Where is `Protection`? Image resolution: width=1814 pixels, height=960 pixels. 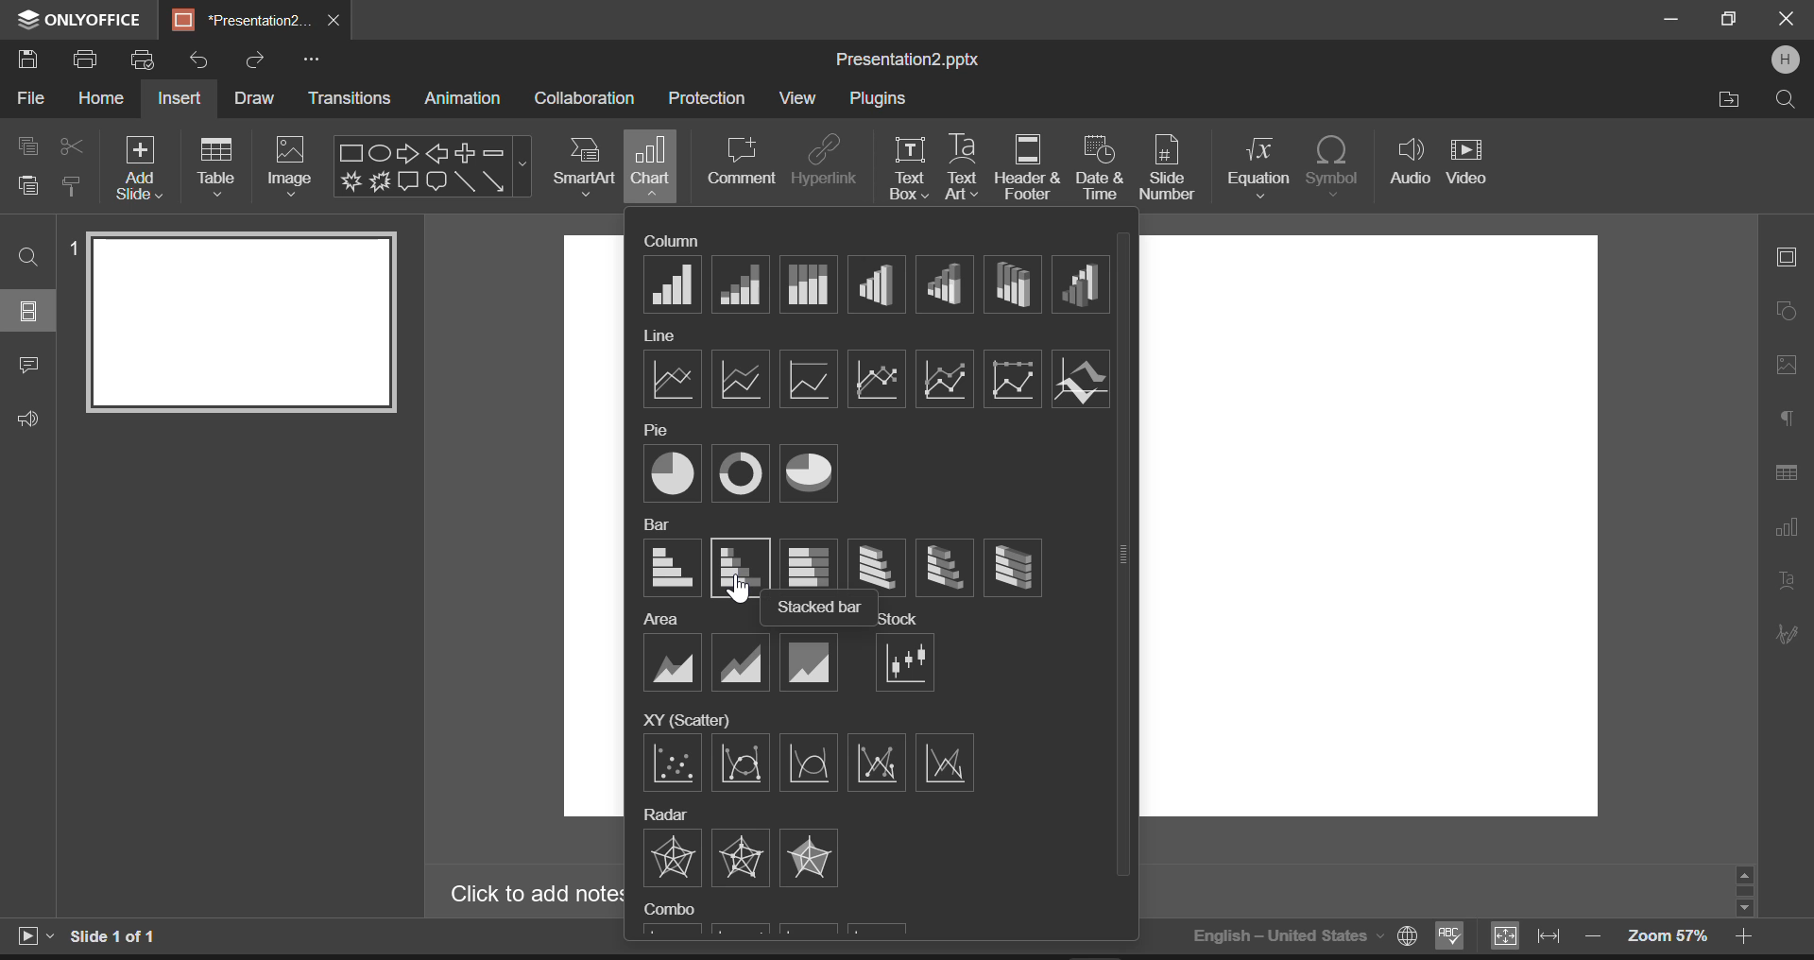
Protection is located at coordinates (710, 97).